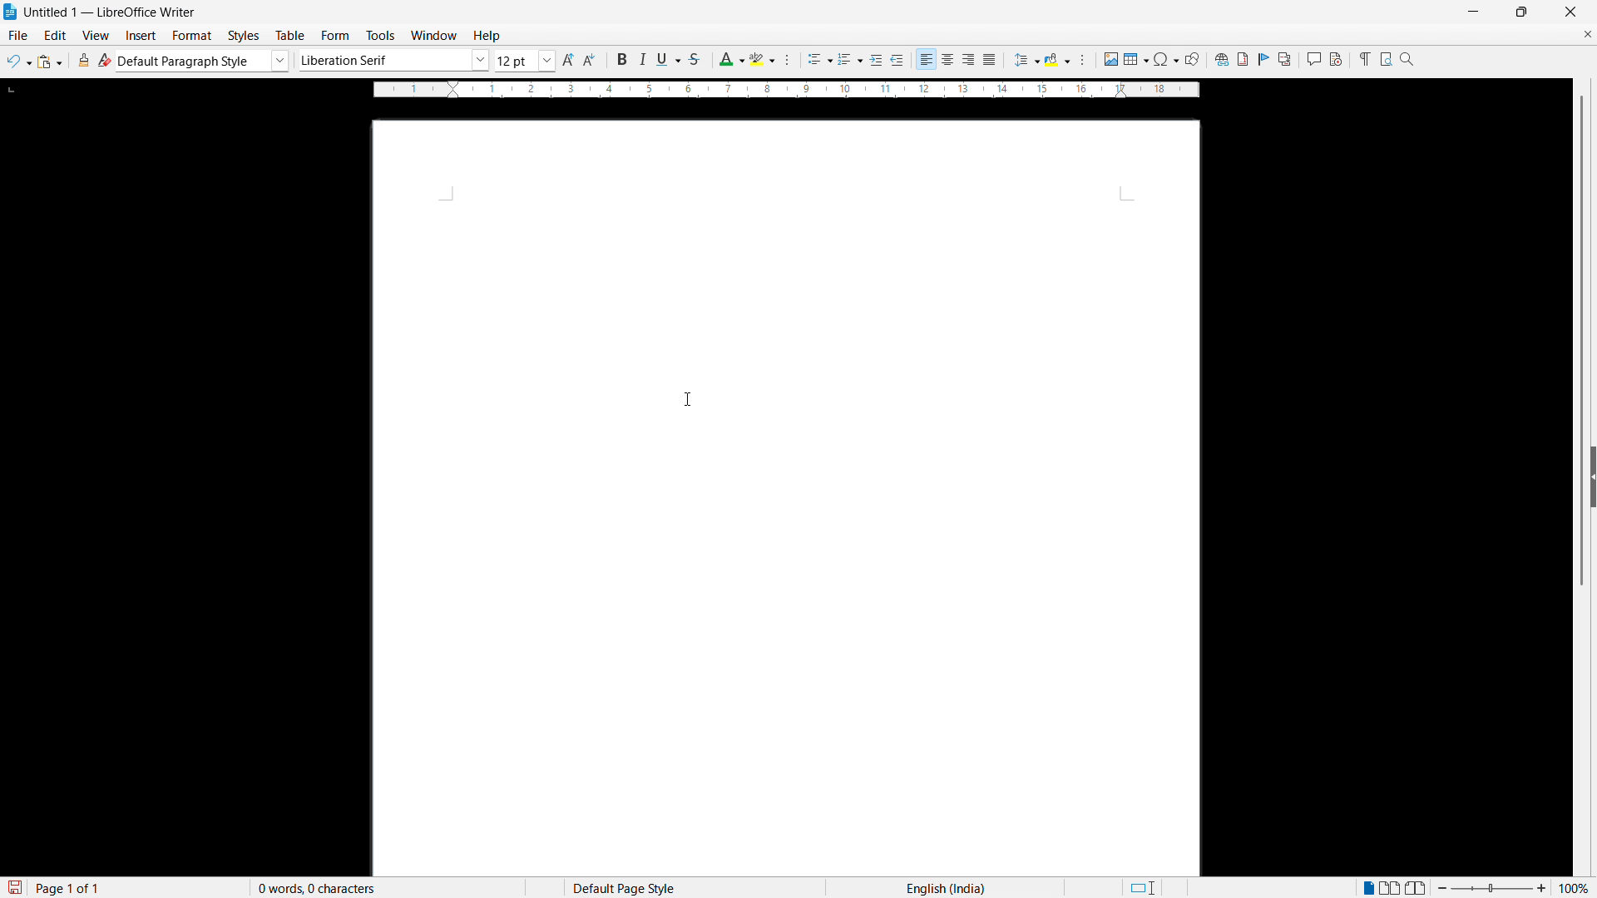  What do you see at coordinates (1576, 887) in the screenshot?
I see `Zoom percentage ` at bounding box center [1576, 887].